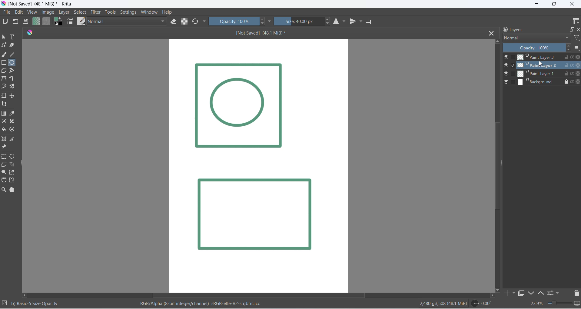 Image resolution: width=581 pixels, height=309 pixels. What do you see at coordinates (299, 21) in the screenshot?
I see `size` at bounding box center [299, 21].